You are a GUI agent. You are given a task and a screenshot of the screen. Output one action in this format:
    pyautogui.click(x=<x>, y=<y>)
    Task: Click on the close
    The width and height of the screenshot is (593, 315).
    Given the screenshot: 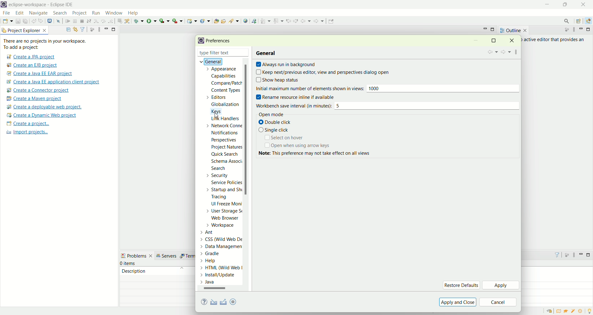 What is the action you would take?
    pyautogui.click(x=585, y=4)
    